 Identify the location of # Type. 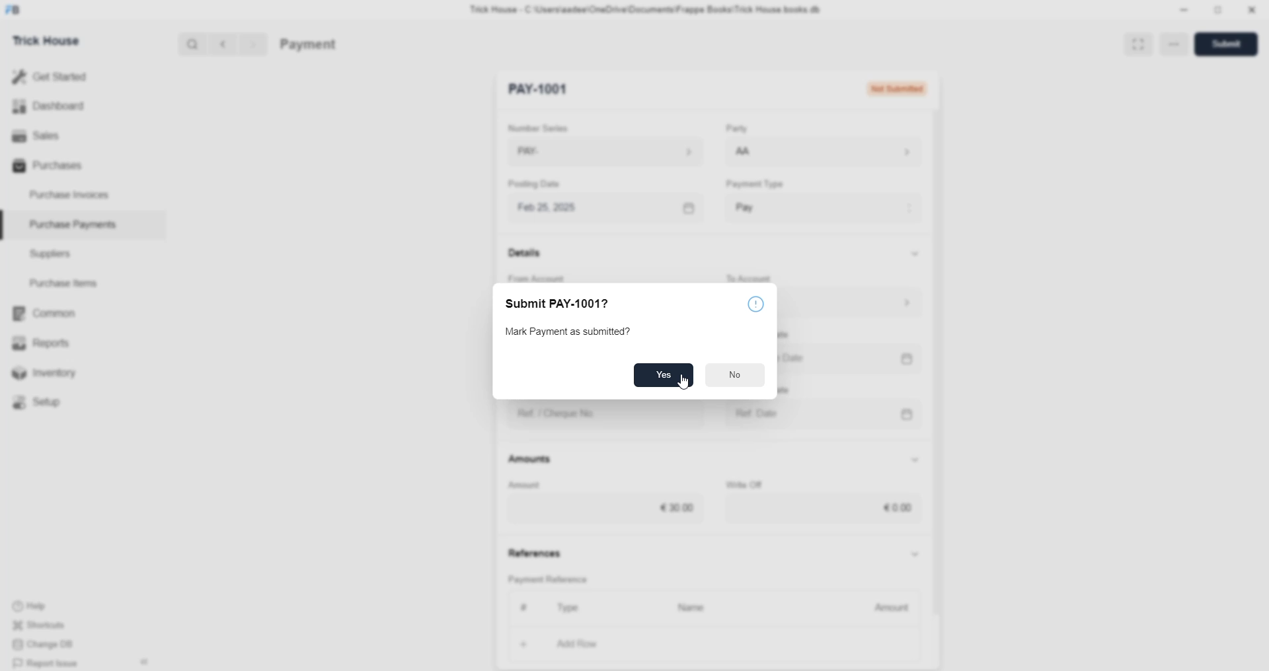
(545, 606).